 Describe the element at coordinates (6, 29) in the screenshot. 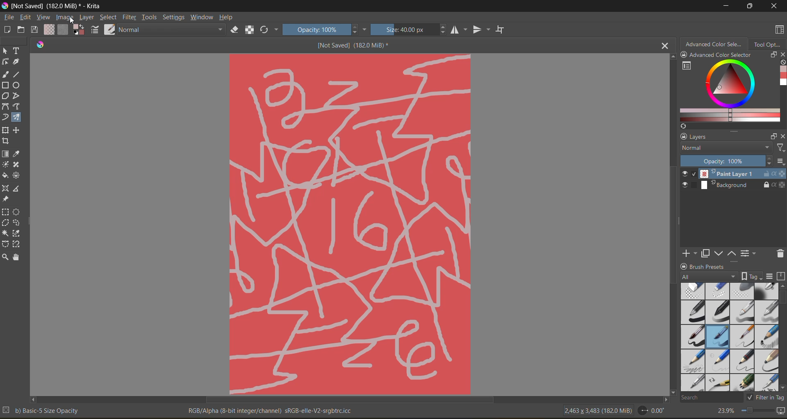

I see `create` at that location.